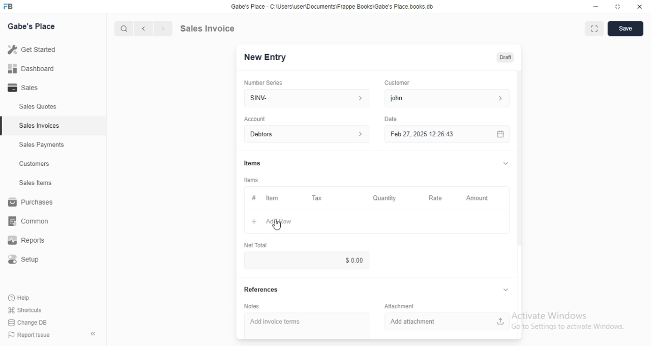 This screenshot has width=651, height=346. Describe the element at coordinates (123, 27) in the screenshot. I see `Search` at that location.